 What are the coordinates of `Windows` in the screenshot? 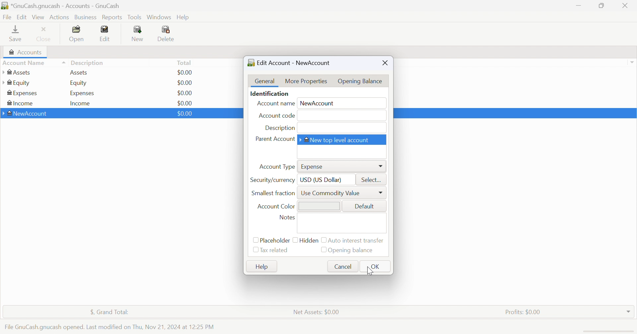 It's located at (159, 17).